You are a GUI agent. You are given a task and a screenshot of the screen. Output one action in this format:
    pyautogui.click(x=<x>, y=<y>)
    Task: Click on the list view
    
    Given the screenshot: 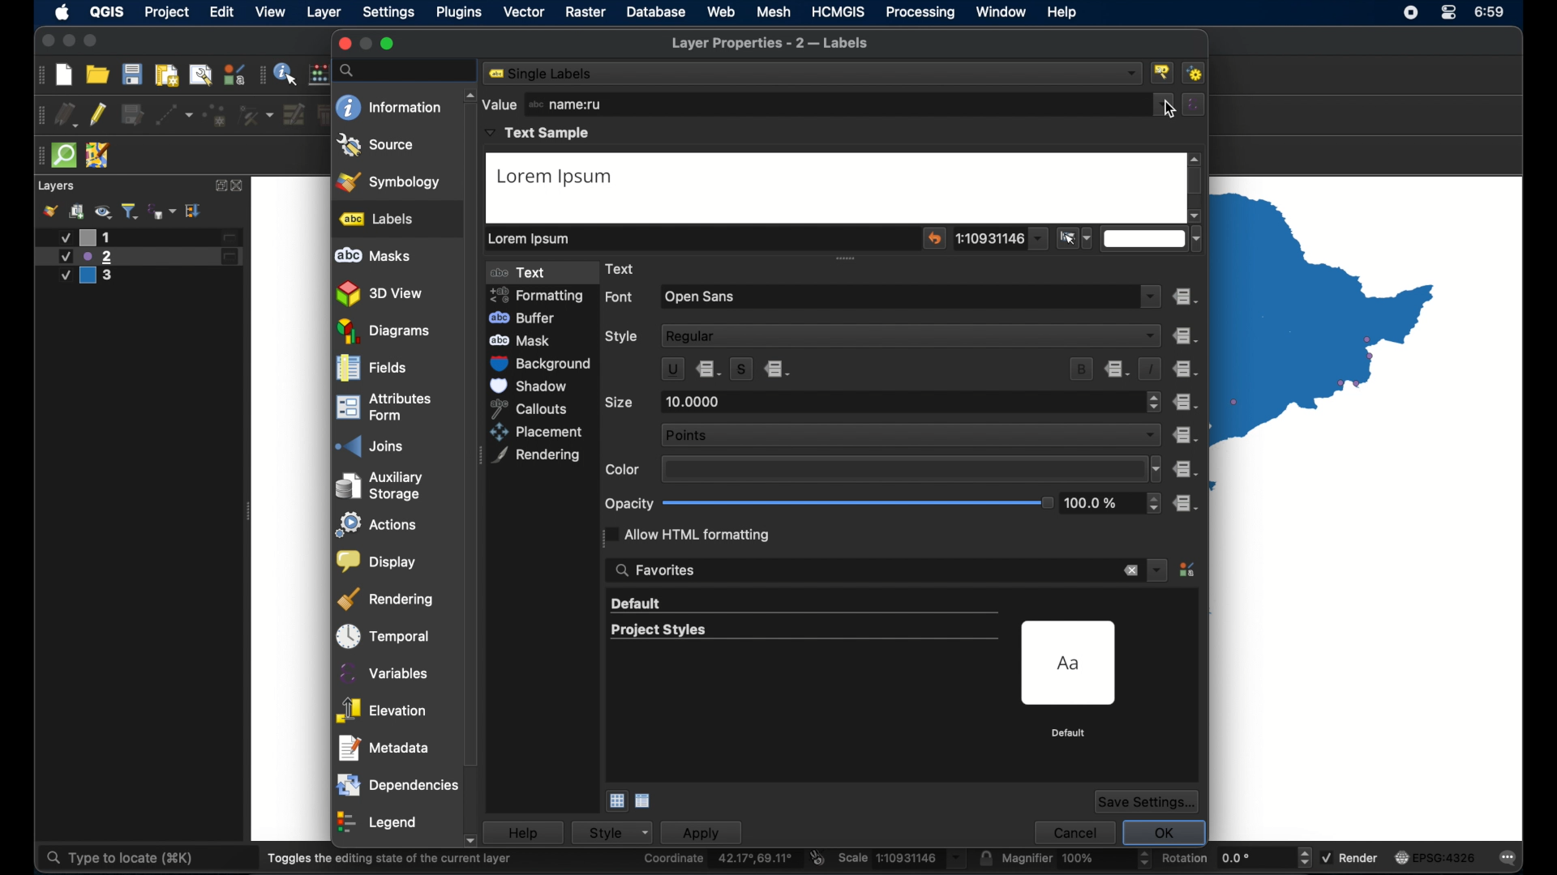 What is the action you would take?
    pyautogui.click(x=644, y=801)
    